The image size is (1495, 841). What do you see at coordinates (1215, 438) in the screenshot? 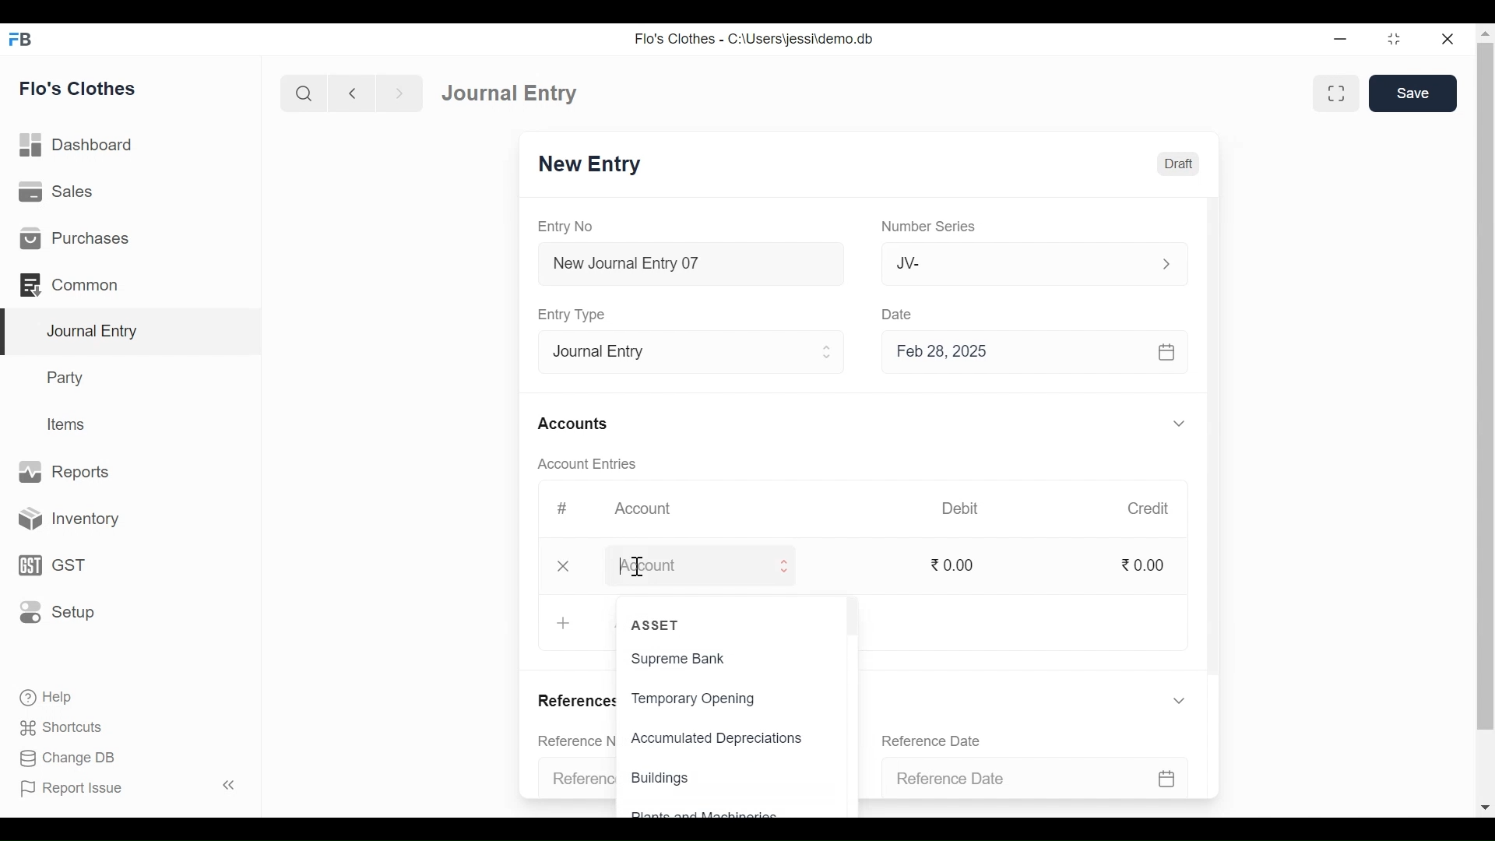
I see `Vertical Scroll bar` at bounding box center [1215, 438].